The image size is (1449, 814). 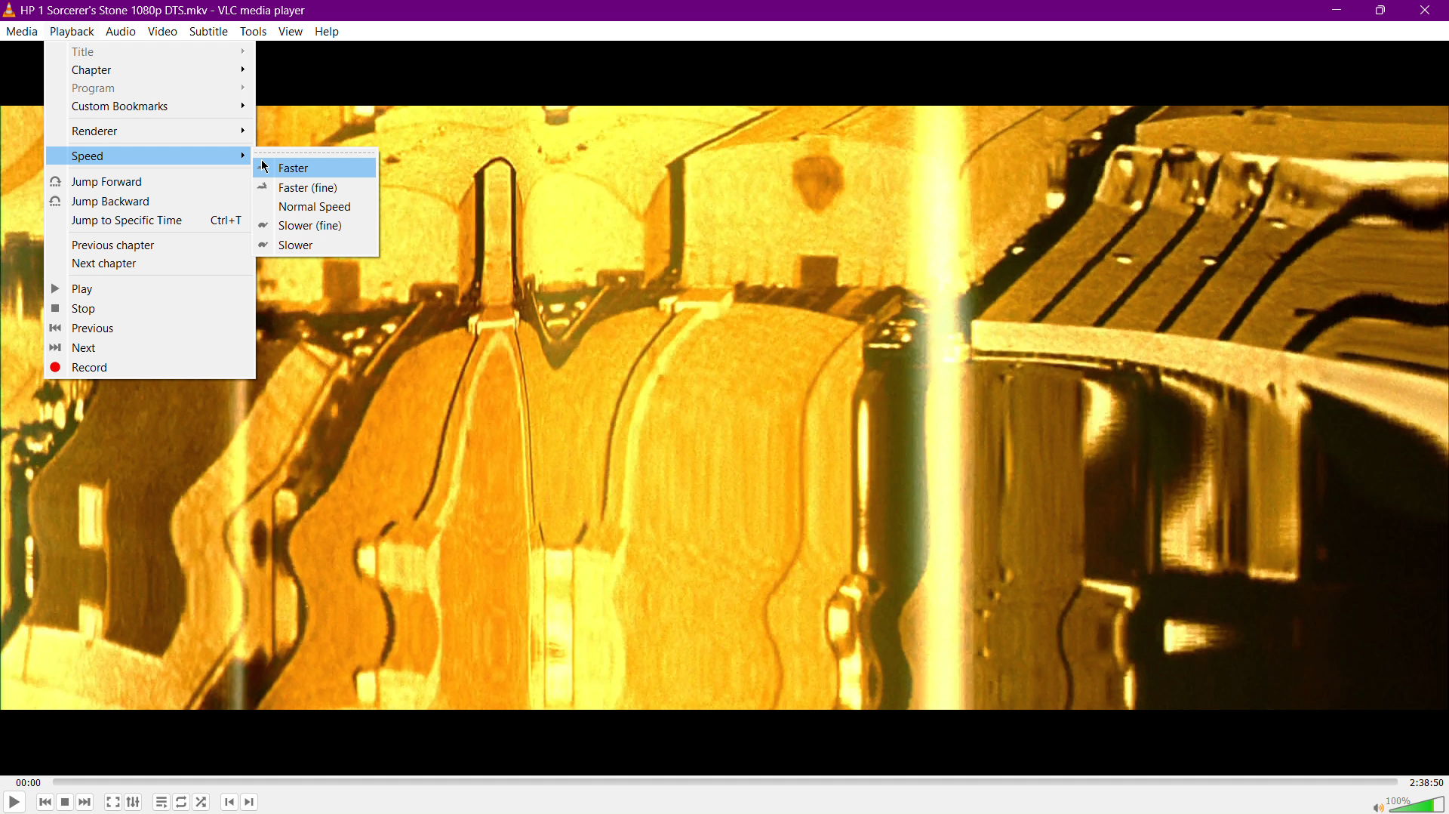 What do you see at coordinates (721, 780) in the screenshot?
I see `Timeline` at bounding box center [721, 780].